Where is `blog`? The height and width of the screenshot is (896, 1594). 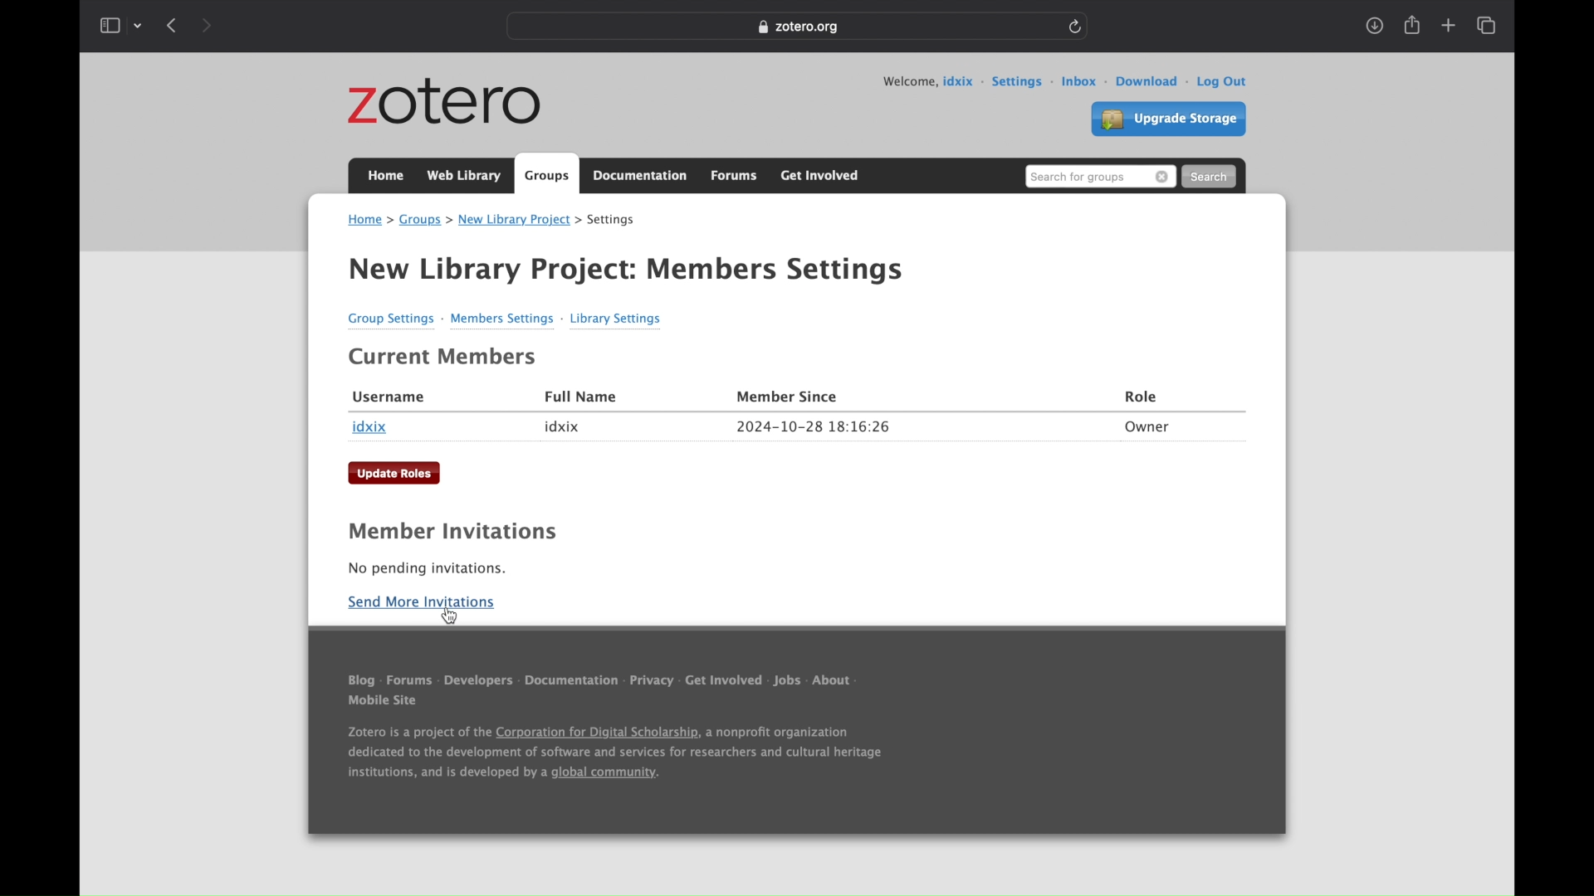
blog is located at coordinates (360, 679).